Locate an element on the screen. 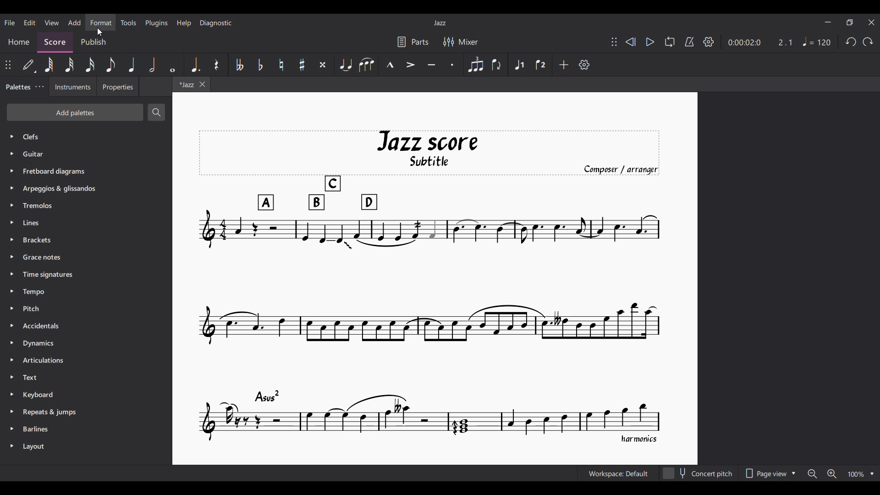 This screenshot has height=495, width=880. Edit menu is located at coordinates (29, 22).